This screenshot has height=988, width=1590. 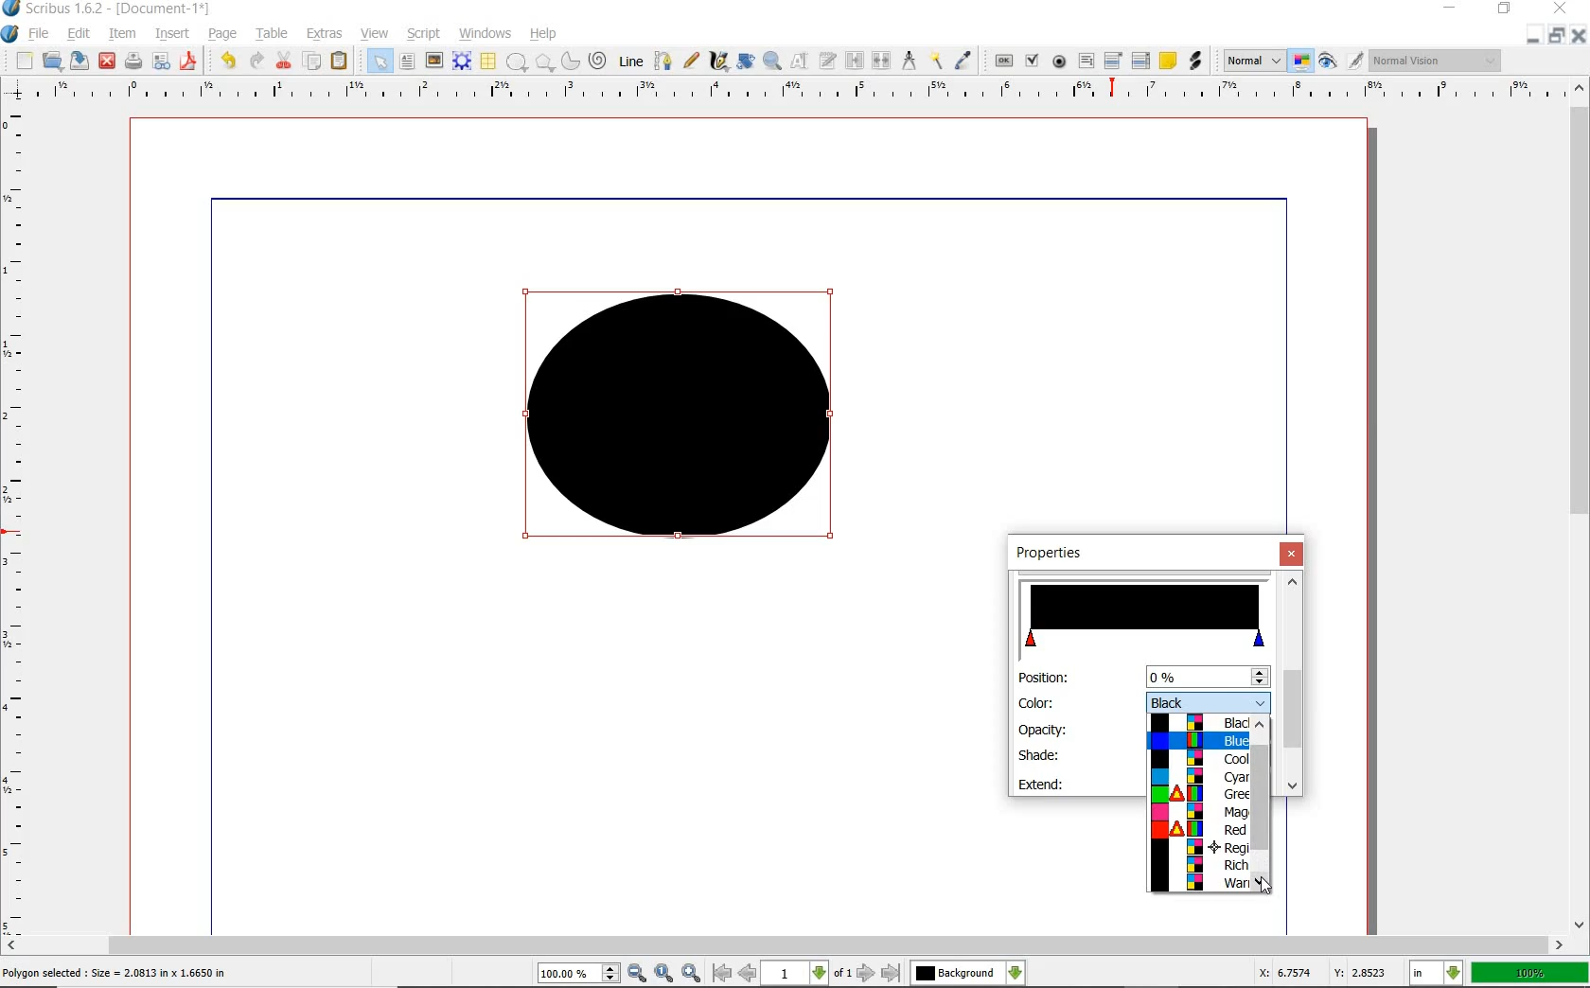 What do you see at coordinates (665, 973) in the screenshot?
I see `zoom to` at bounding box center [665, 973].